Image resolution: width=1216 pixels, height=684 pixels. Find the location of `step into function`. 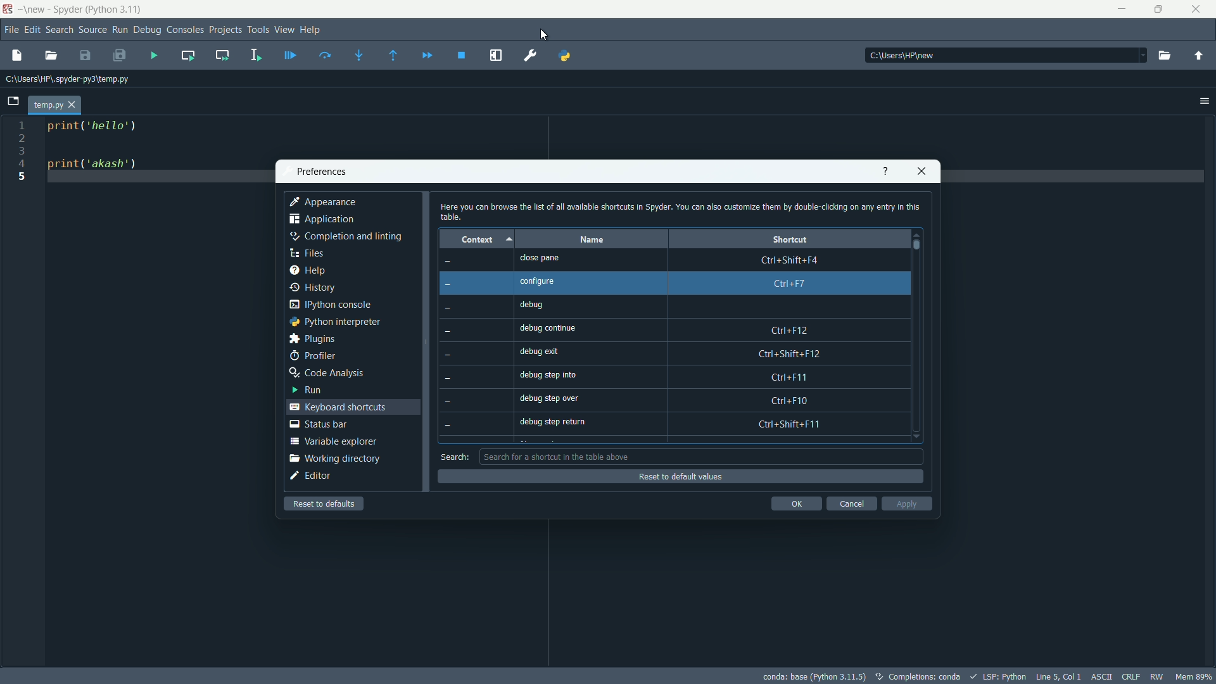

step into function is located at coordinates (359, 56).